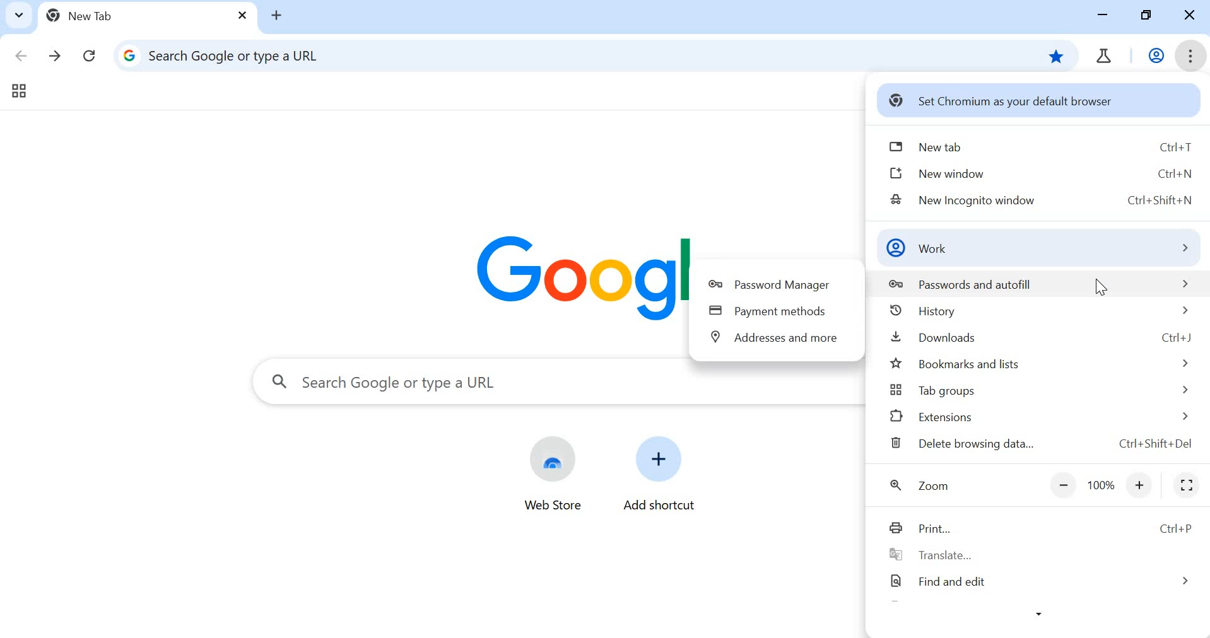  Describe the element at coordinates (1104, 15) in the screenshot. I see `minimize` at that location.